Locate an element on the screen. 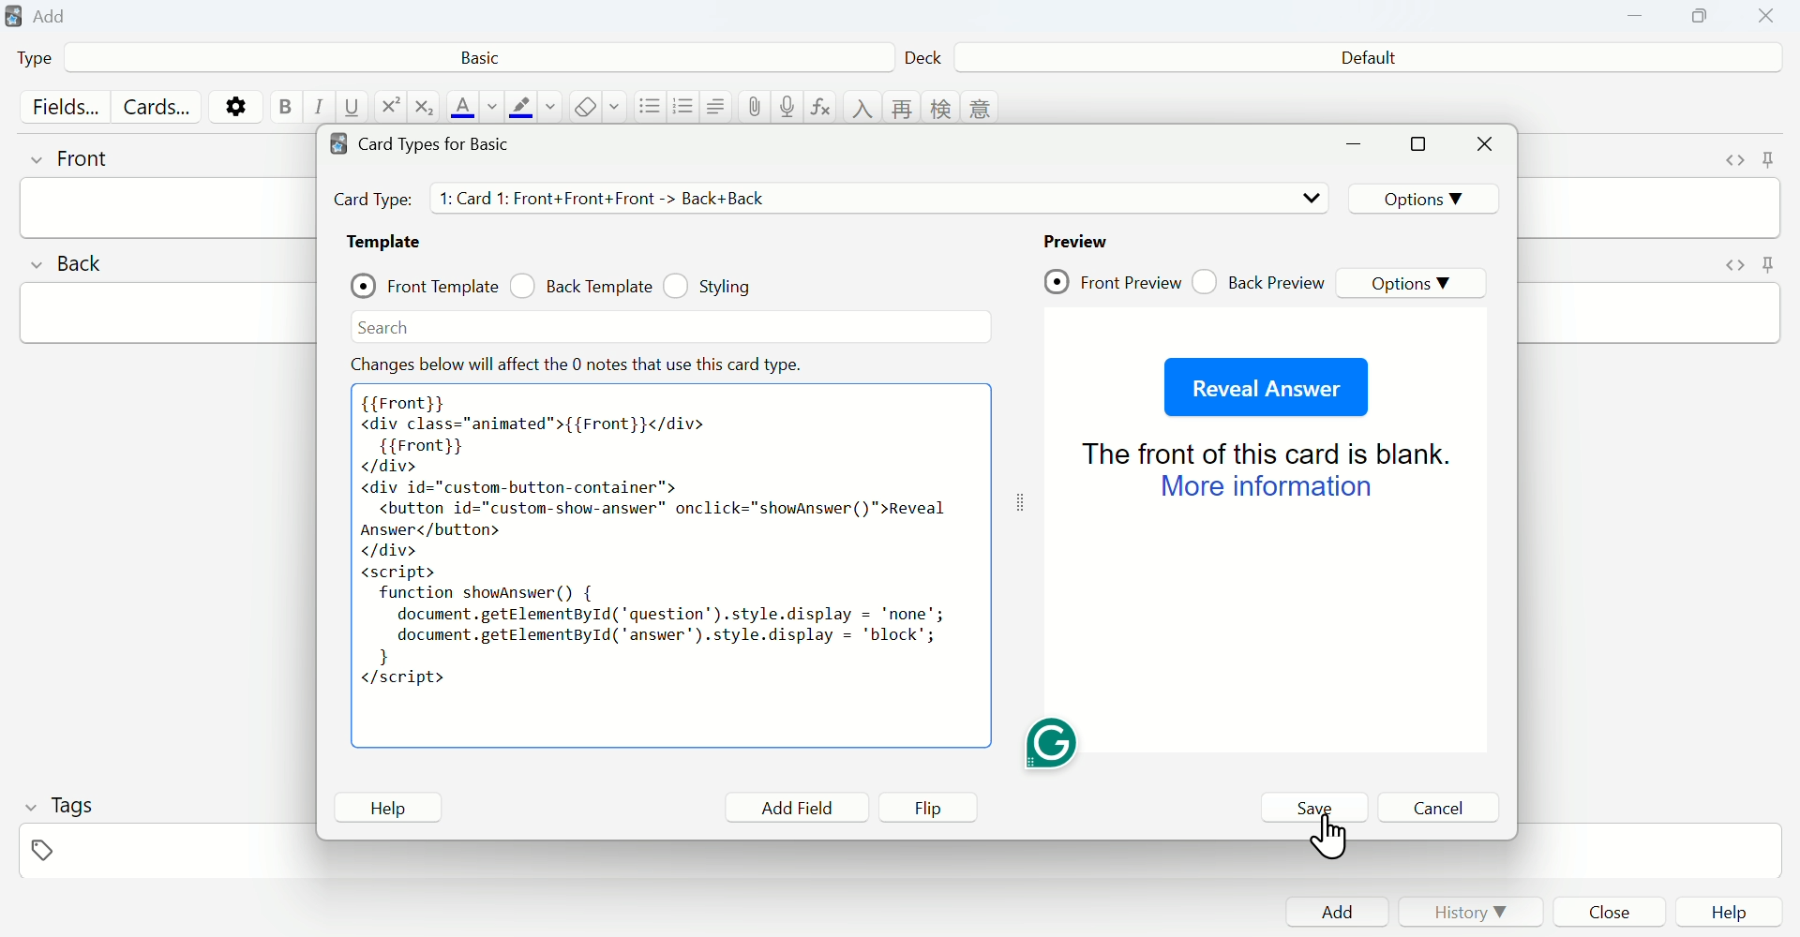  front input field is located at coordinates (168, 207).